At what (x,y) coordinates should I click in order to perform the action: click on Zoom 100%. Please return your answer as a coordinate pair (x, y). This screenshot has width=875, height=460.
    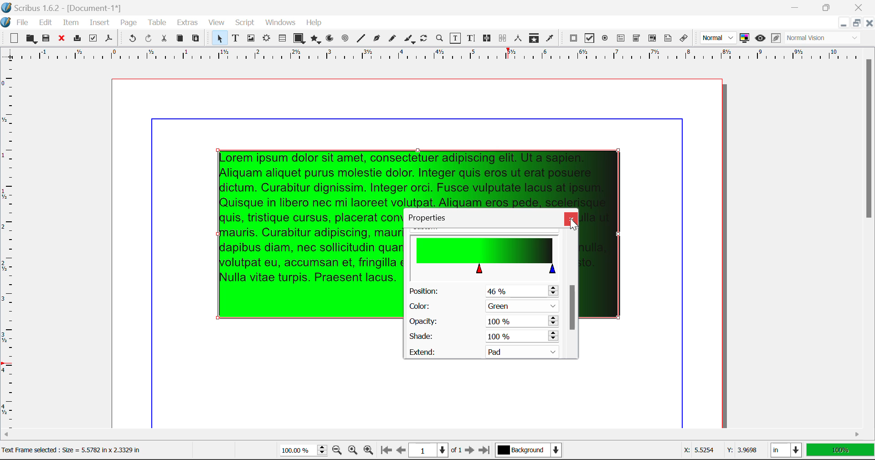
    Looking at the image, I should click on (304, 451).